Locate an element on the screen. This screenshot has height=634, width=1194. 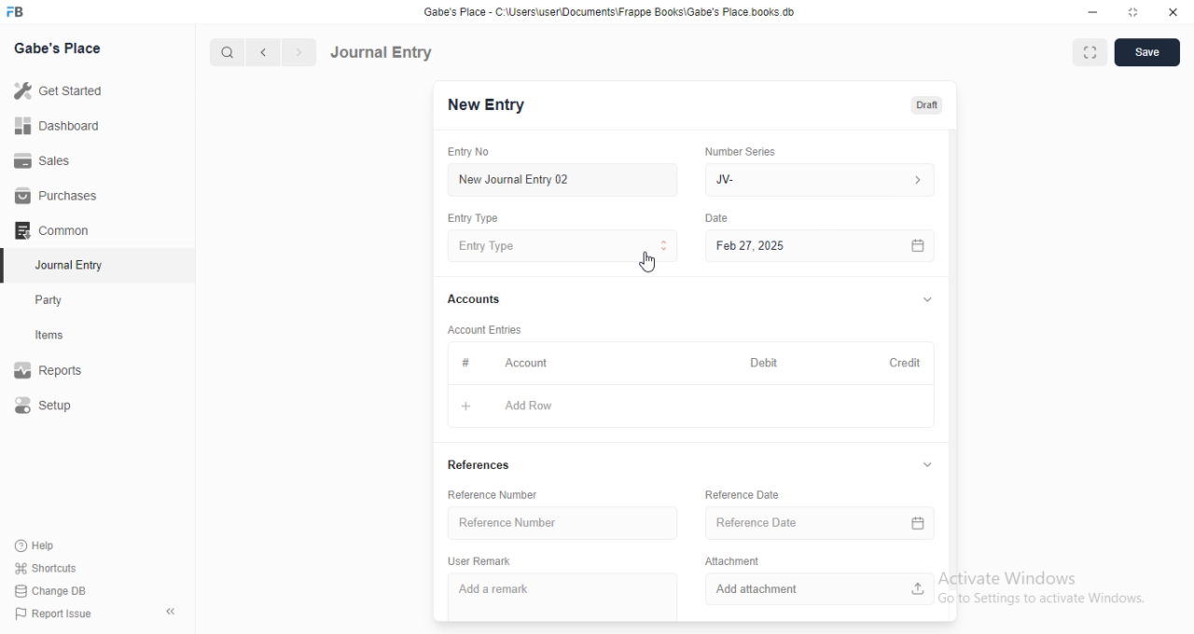
Close is located at coordinates (1170, 13).